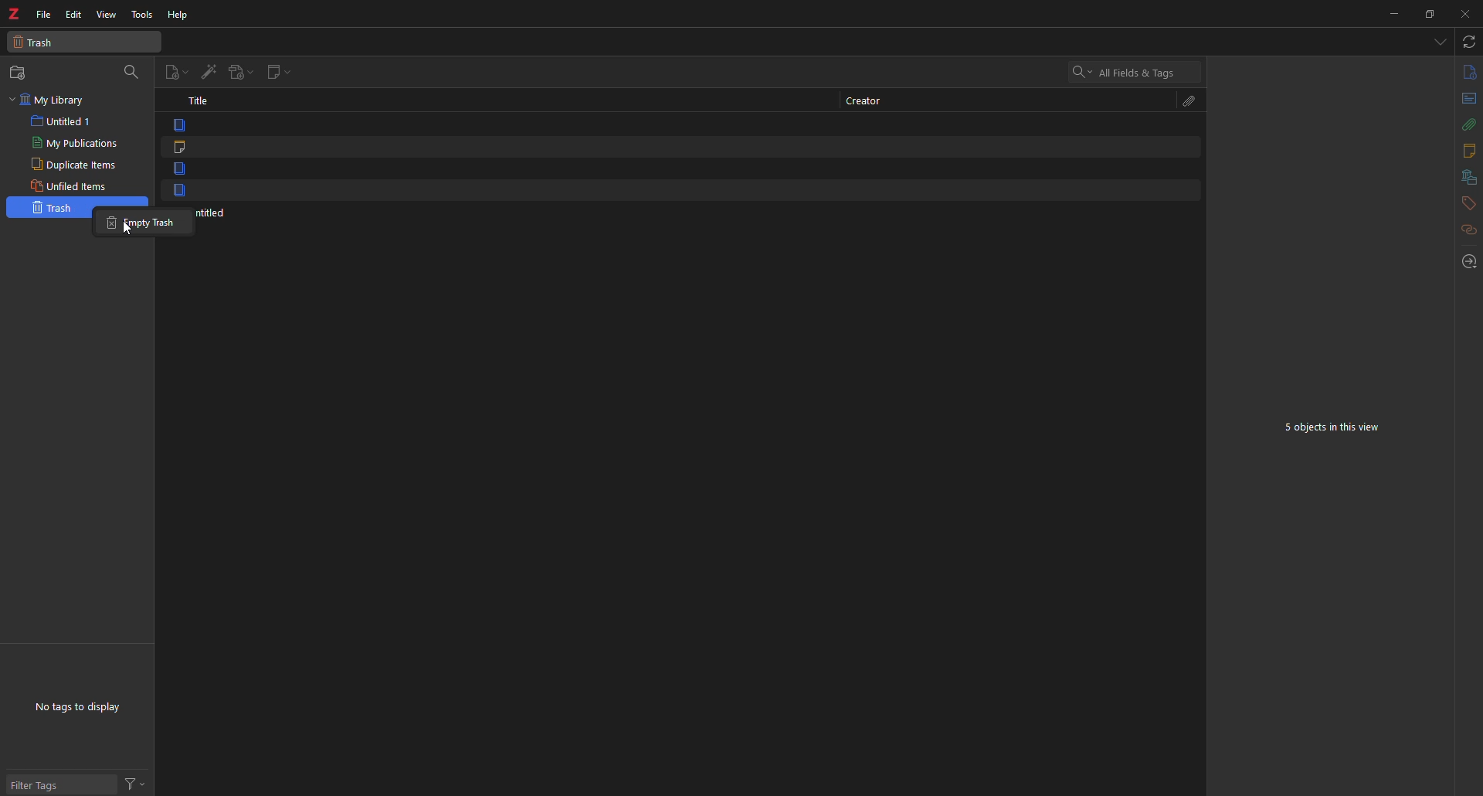 This screenshot has width=1483, height=796. What do you see at coordinates (1468, 177) in the screenshot?
I see `library` at bounding box center [1468, 177].